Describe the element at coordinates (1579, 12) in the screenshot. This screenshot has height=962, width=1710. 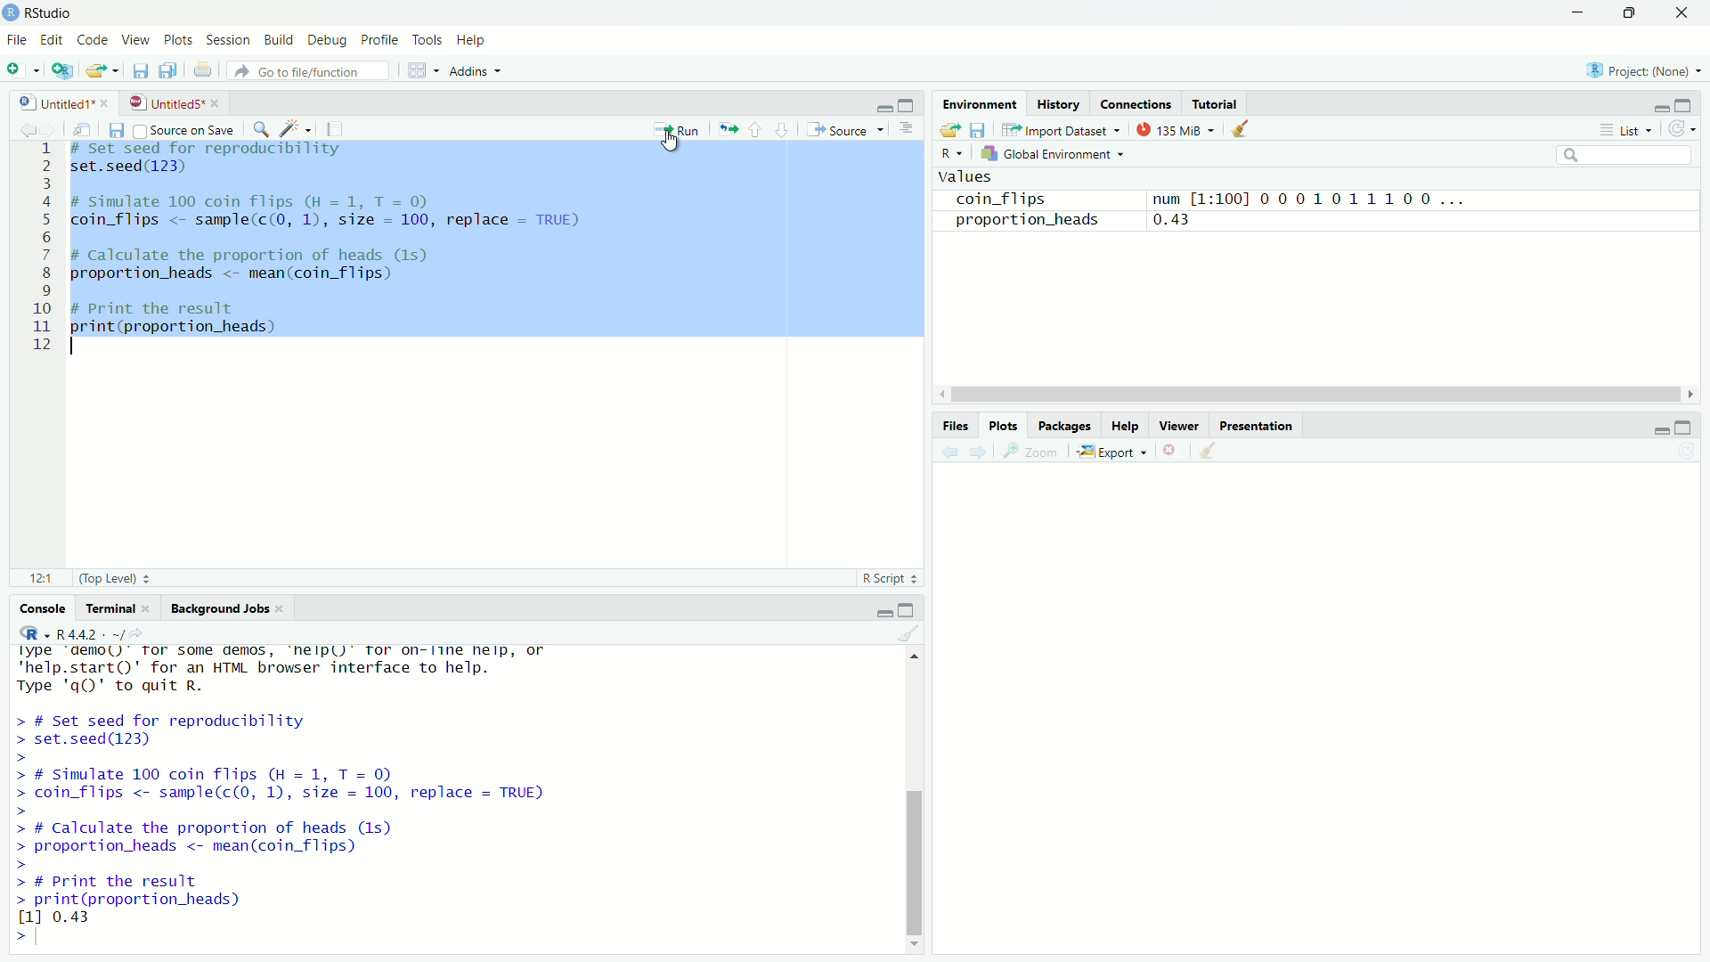
I see `minimize` at that location.